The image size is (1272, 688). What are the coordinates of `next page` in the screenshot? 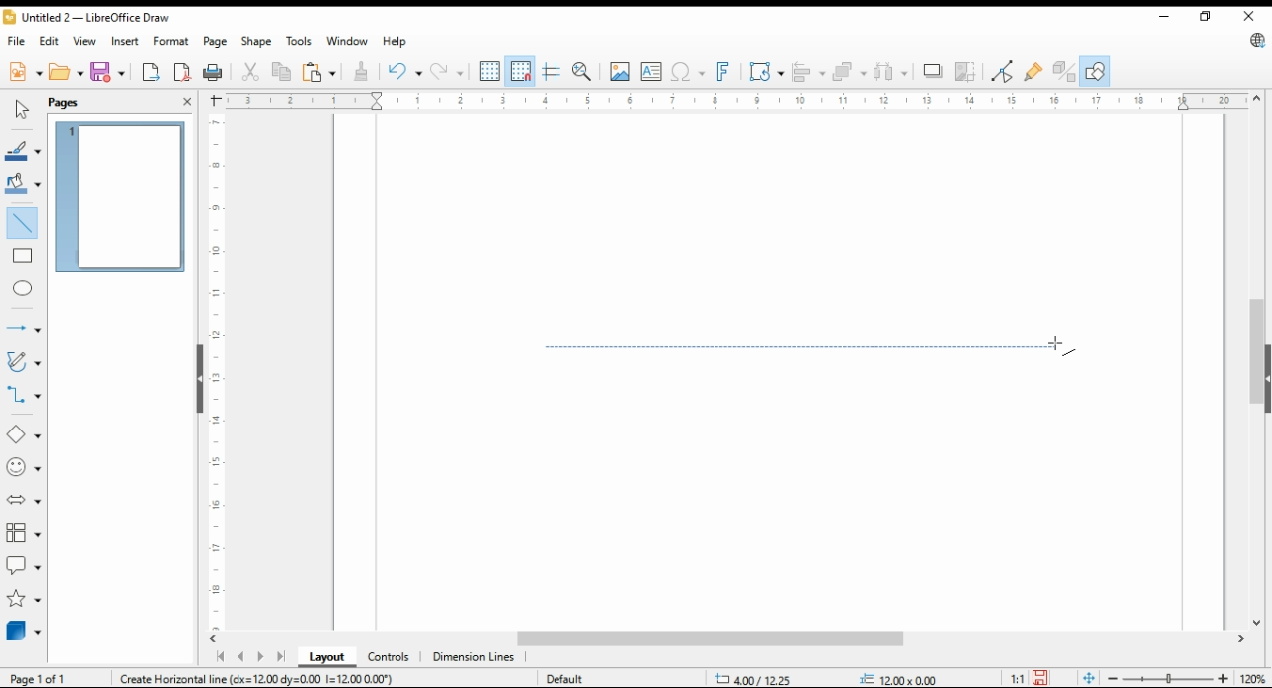 It's located at (259, 657).